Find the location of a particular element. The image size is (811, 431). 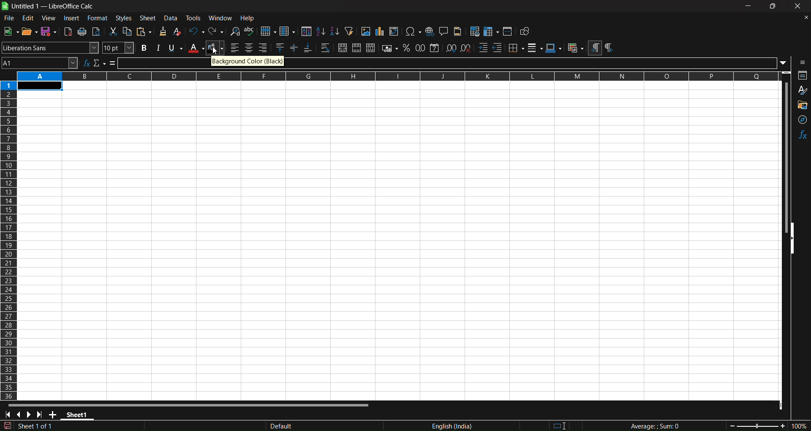

sort is located at coordinates (307, 31).